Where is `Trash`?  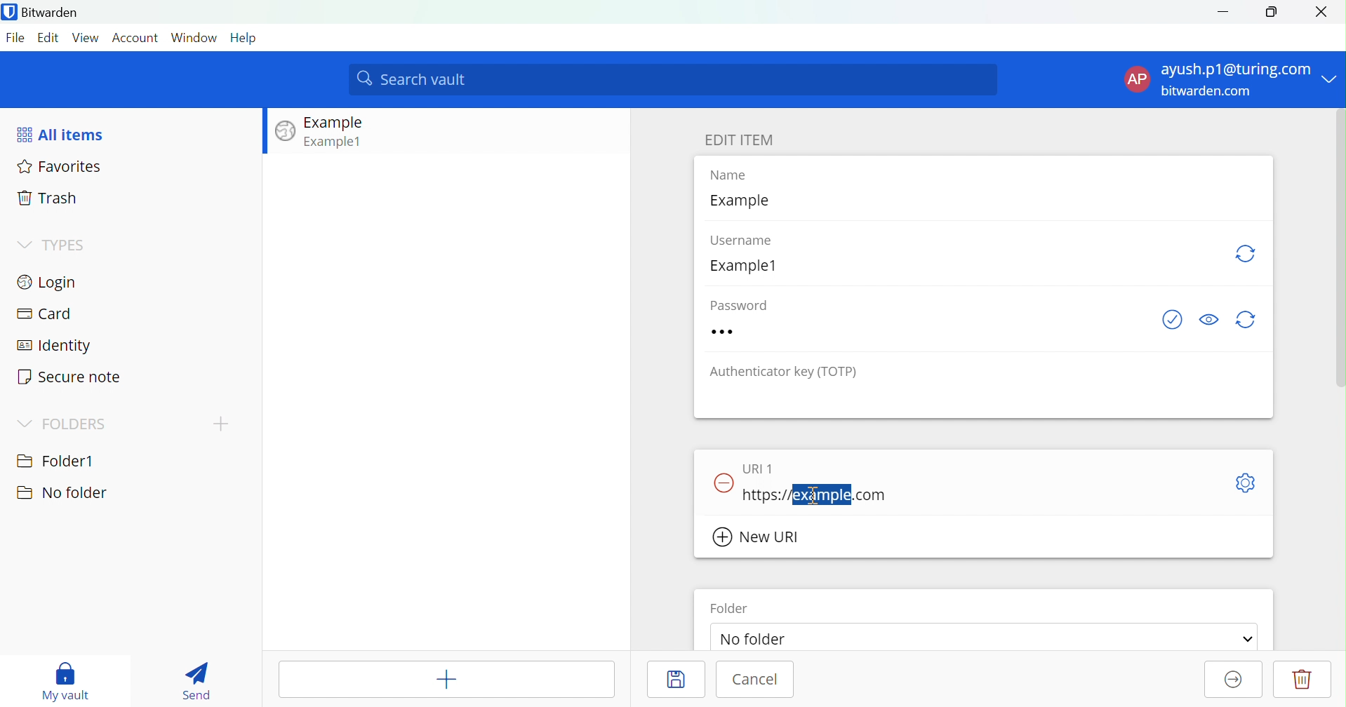 Trash is located at coordinates (49, 199).